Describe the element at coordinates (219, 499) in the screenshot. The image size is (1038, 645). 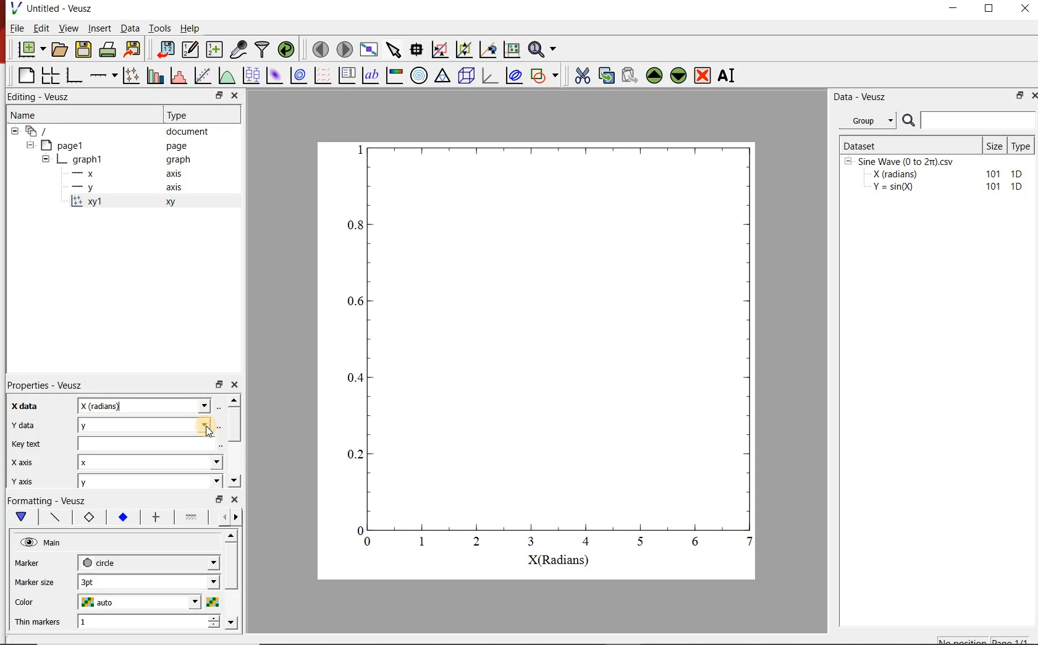
I see `Min/Max` at that location.